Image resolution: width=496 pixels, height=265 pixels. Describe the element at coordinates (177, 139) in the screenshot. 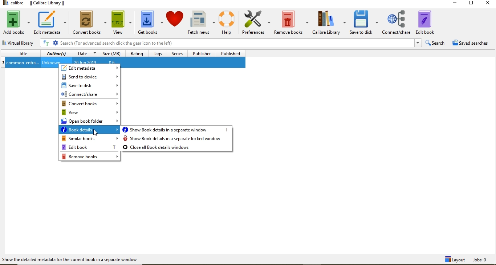

I see `show book details in a separate locked window` at that location.